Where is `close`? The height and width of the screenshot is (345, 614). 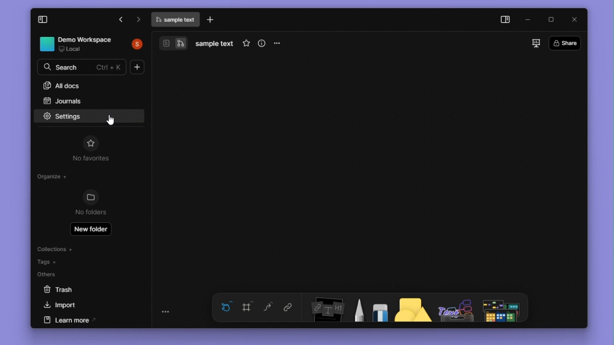 close is located at coordinates (575, 20).